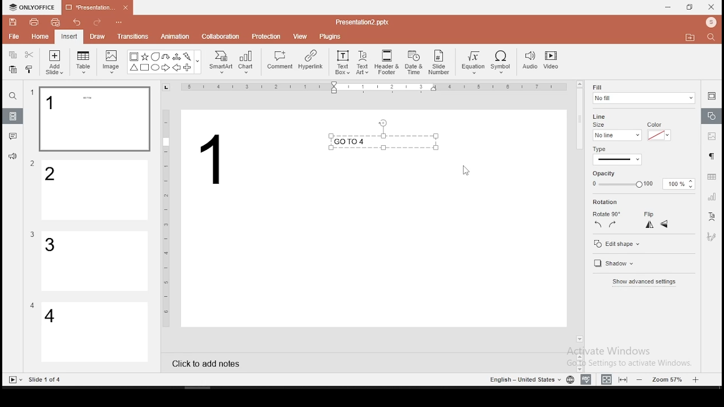 The width and height of the screenshot is (724, 407). Describe the element at coordinates (134, 57) in the screenshot. I see `Bordered Box` at that location.